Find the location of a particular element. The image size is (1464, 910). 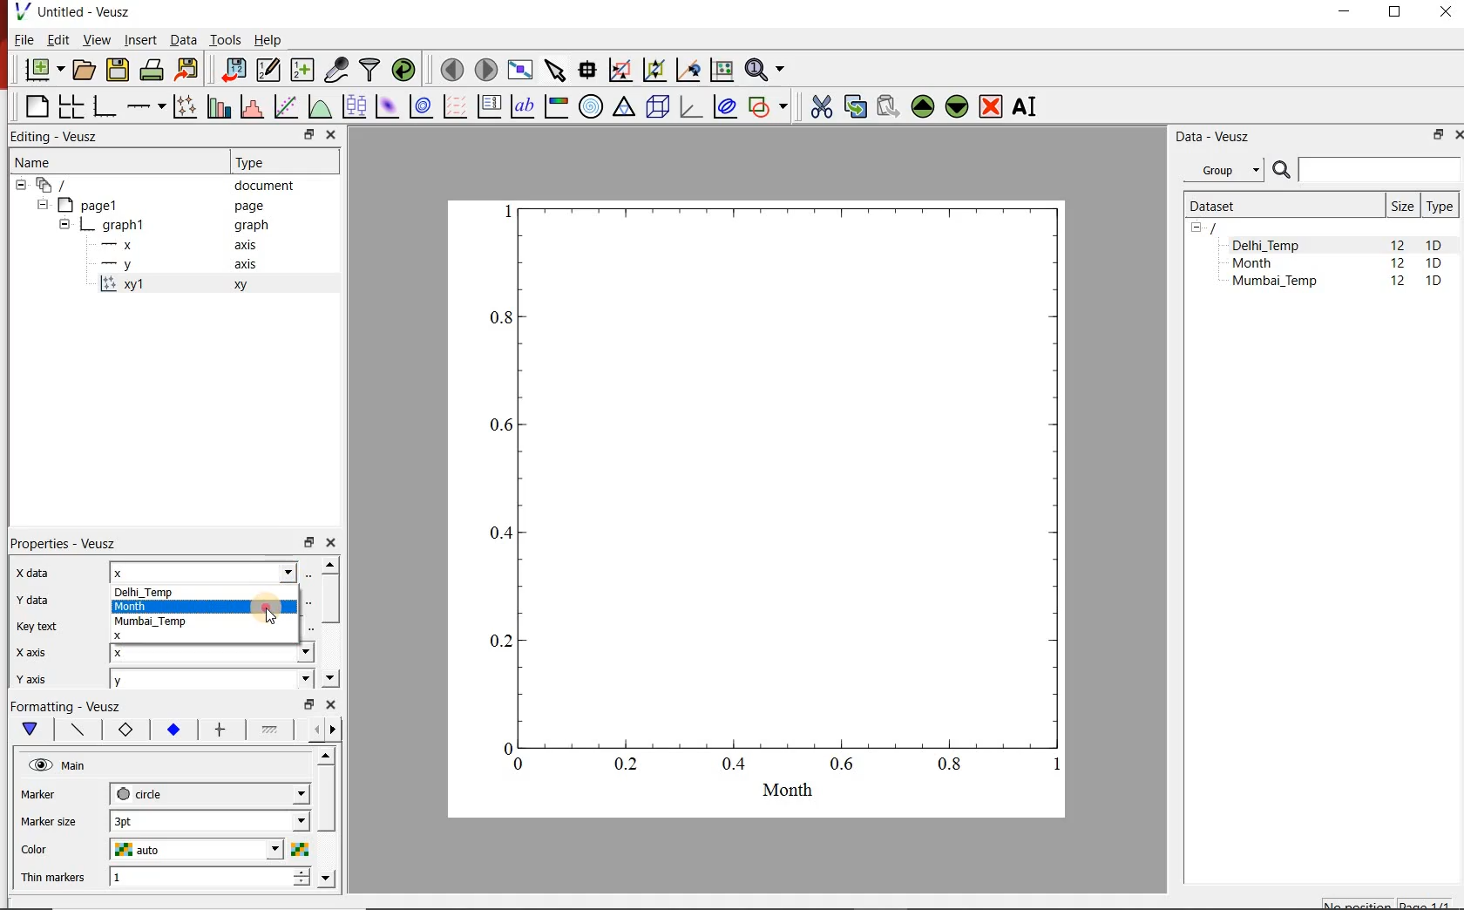

Help is located at coordinates (268, 39).